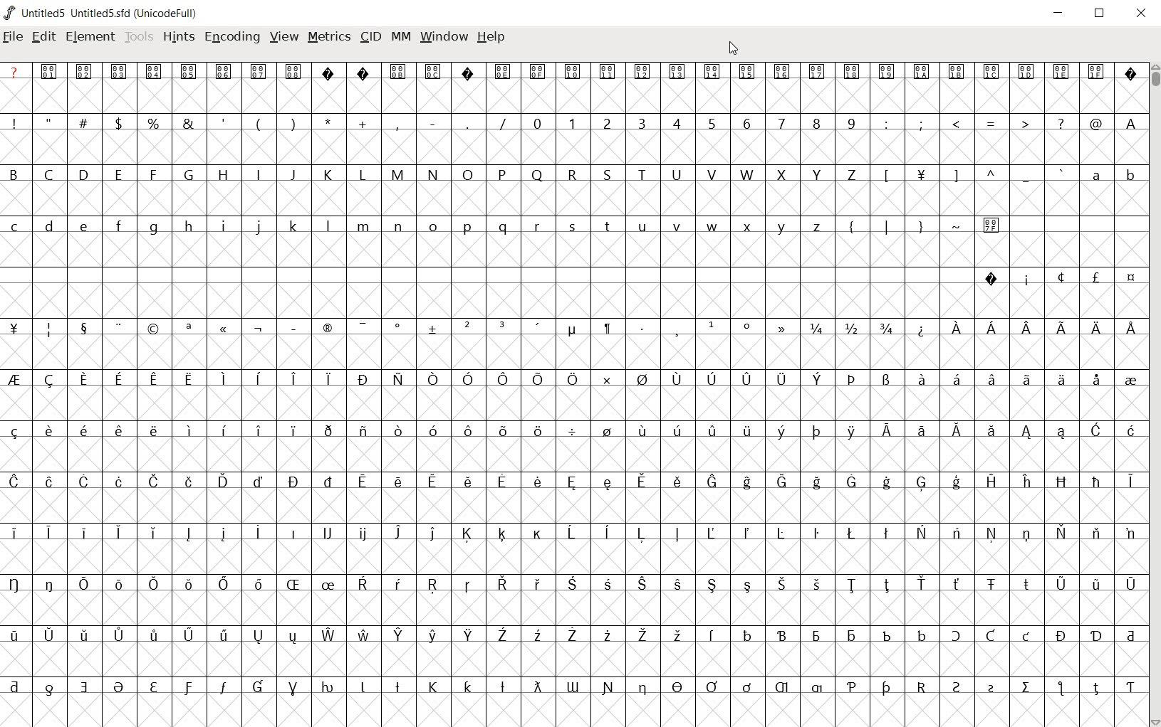  Describe the element at coordinates (397, 482) in the screenshot. I see `Symbol` at that location.